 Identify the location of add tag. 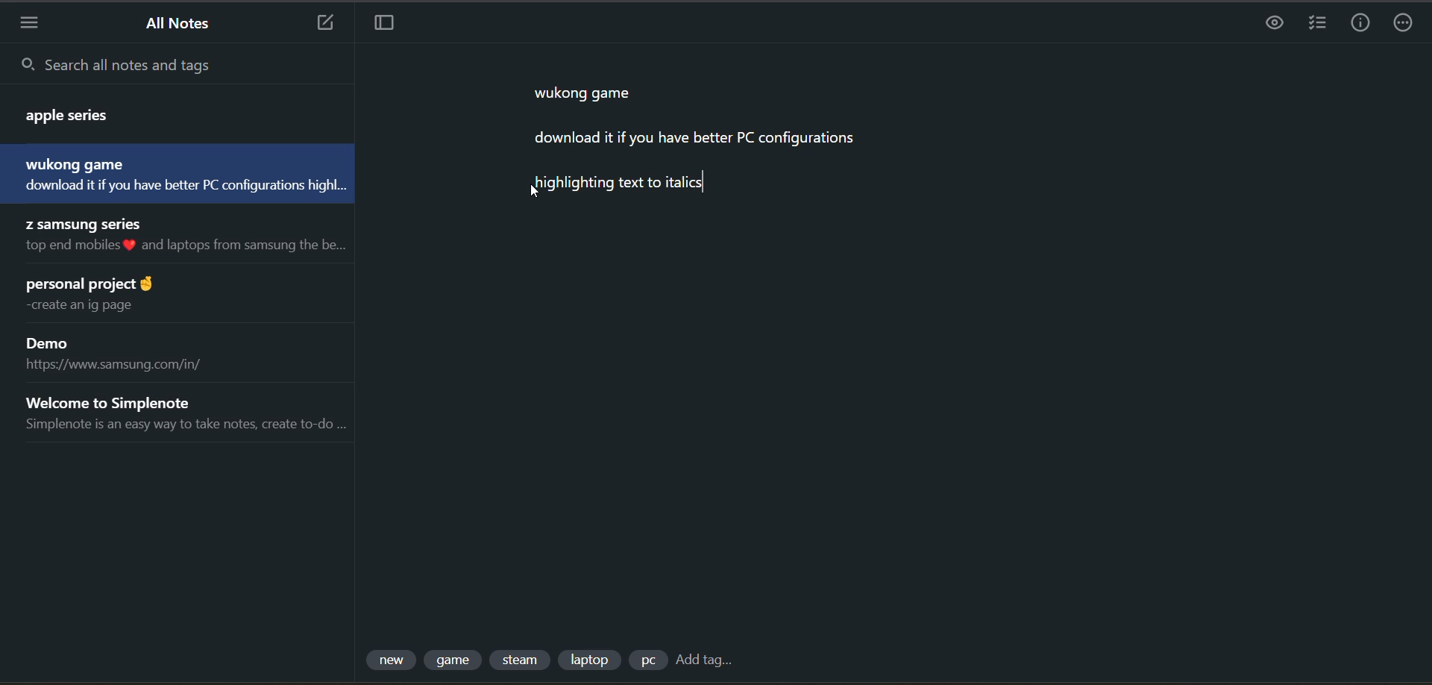
(703, 663).